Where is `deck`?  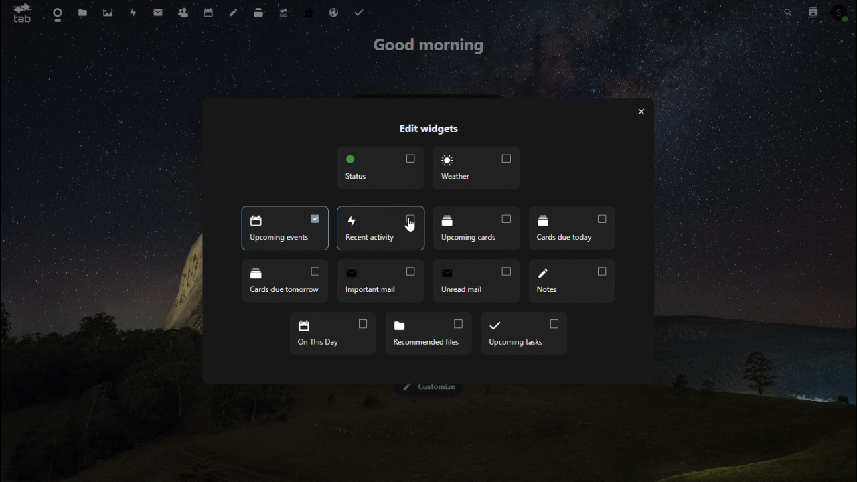 deck is located at coordinates (260, 10).